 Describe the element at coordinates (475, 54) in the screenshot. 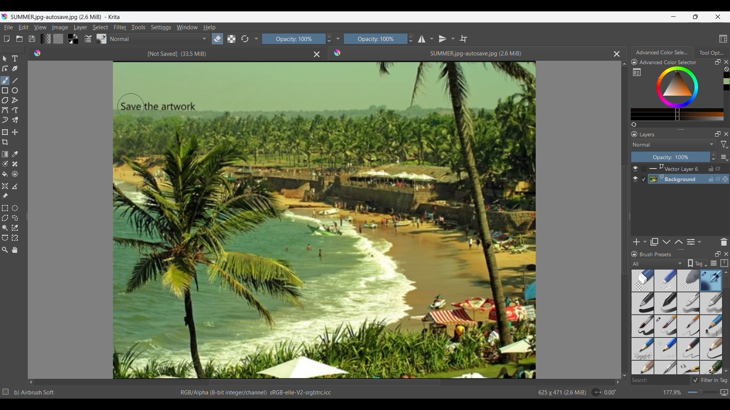

I see `SUMMER.jpg-autosave.jpg (2.6 MiB)` at that location.